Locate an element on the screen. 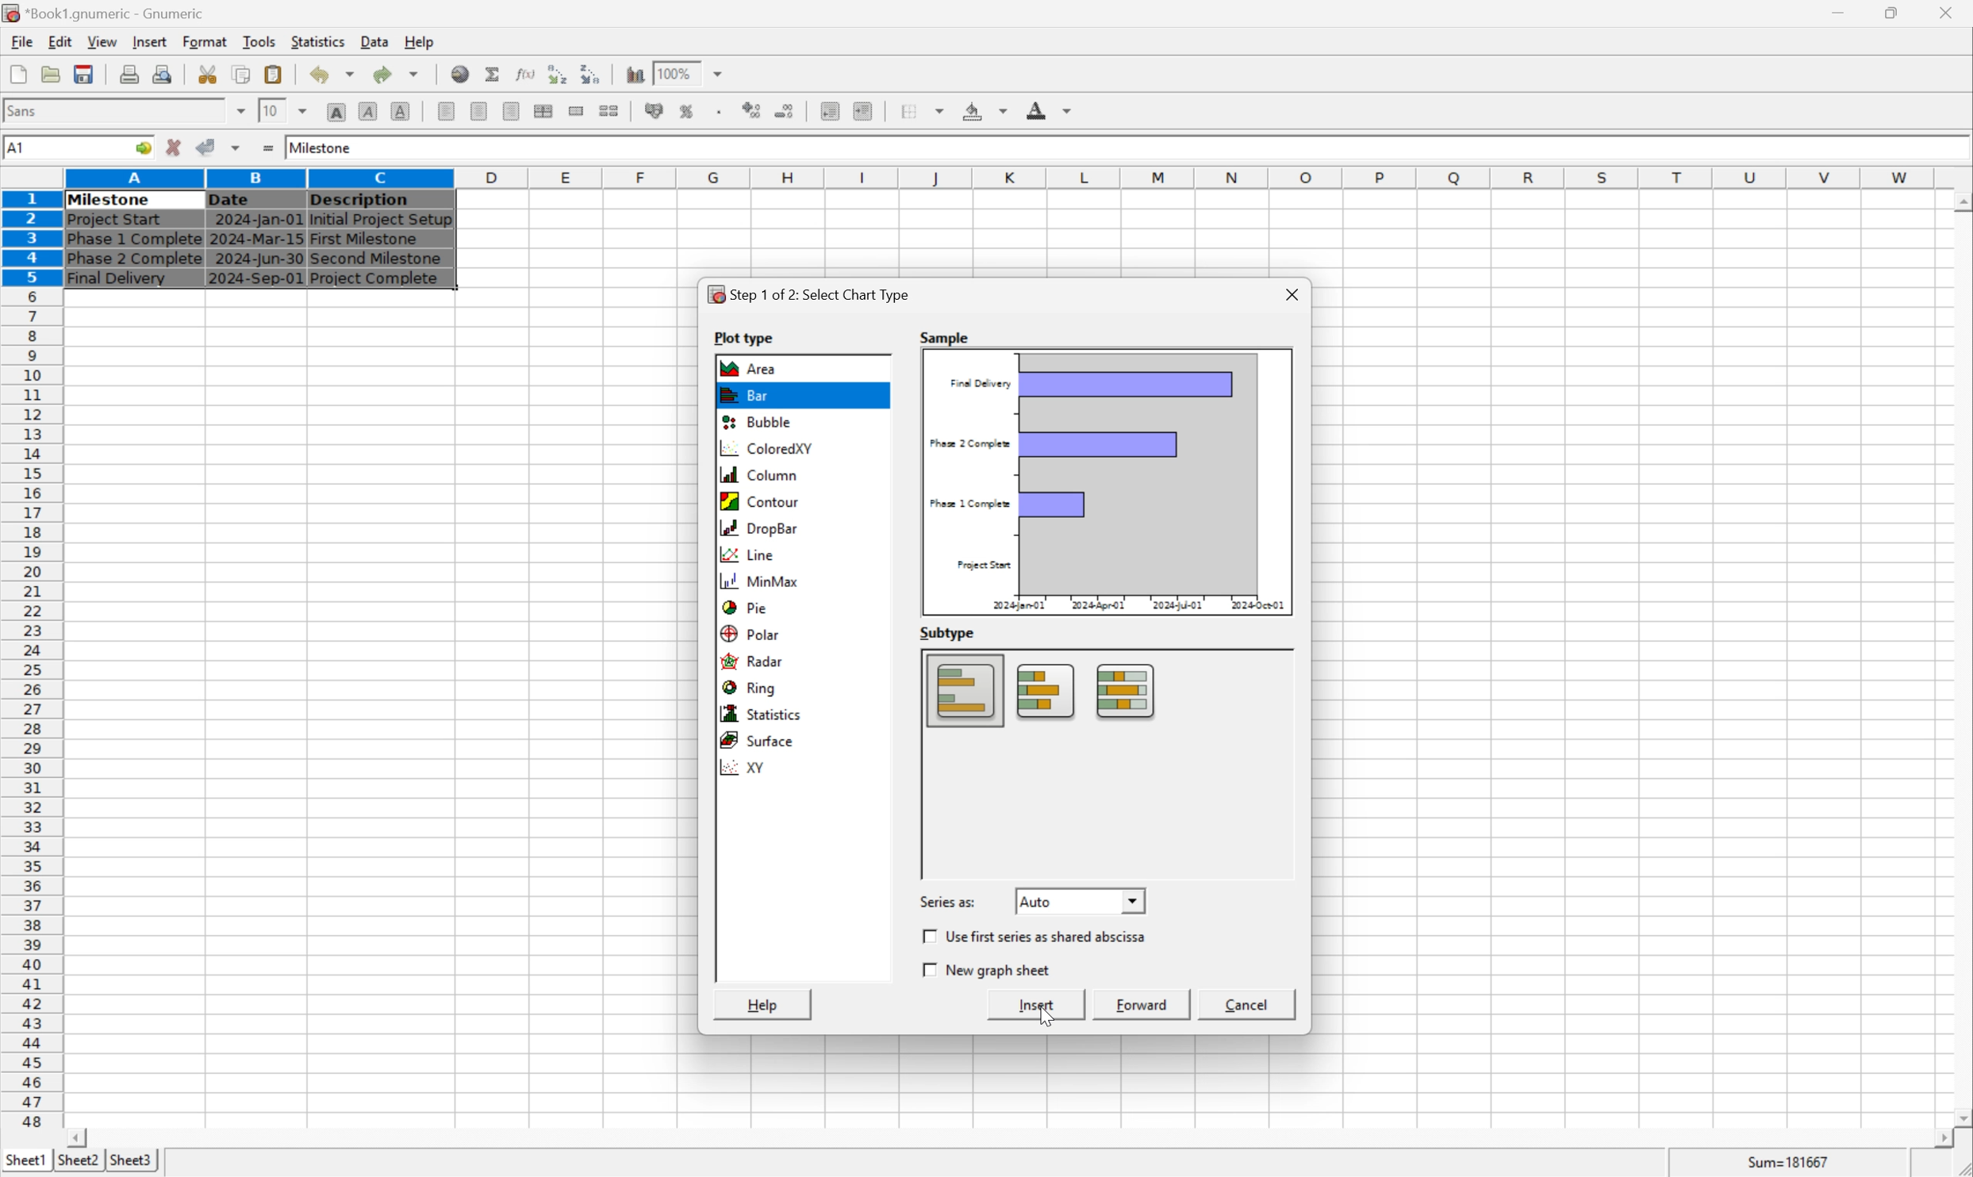 This screenshot has width=1973, height=1177. forward is located at coordinates (1146, 1004).